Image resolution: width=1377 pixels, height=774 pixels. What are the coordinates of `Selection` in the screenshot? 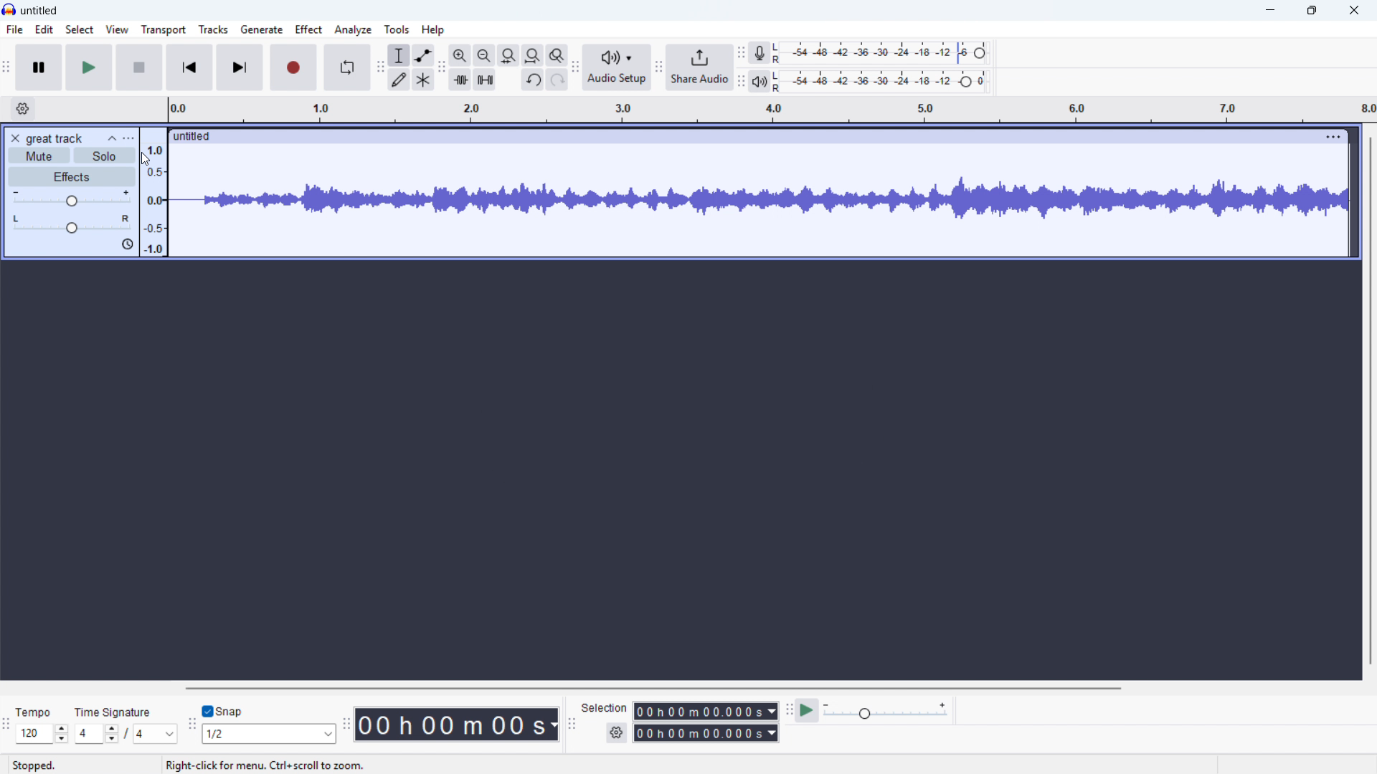 It's located at (605, 708).